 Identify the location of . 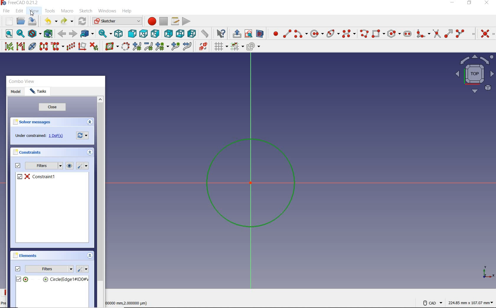
(237, 46).